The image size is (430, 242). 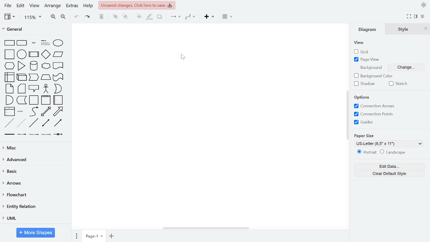 What do you see at coordinates (34, 100) in the screenshot?
I see `container` at bounding box center [34, 100].